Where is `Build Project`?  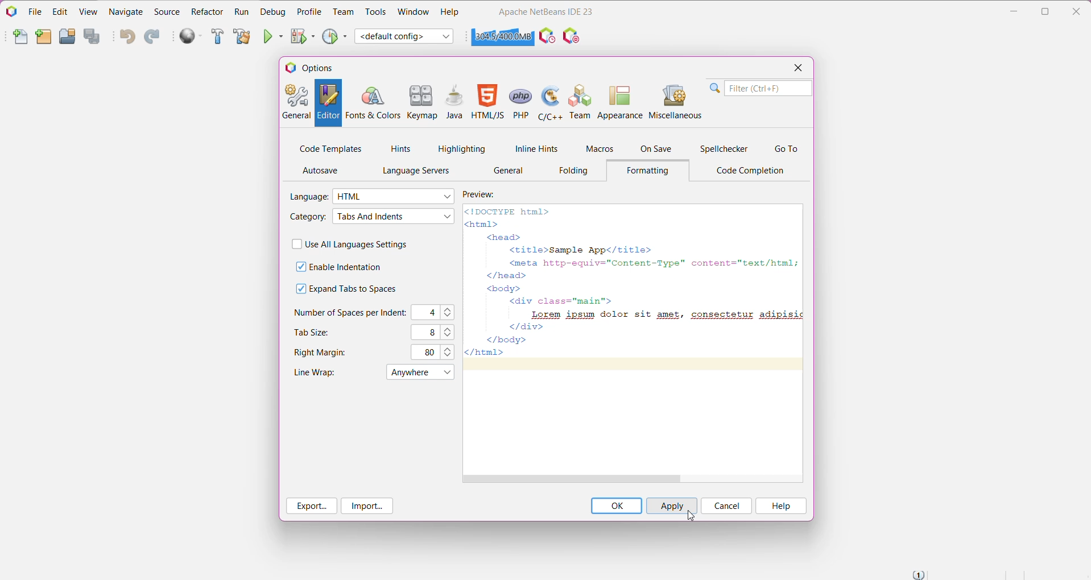
Build Project is located at coordinates (218, 37).